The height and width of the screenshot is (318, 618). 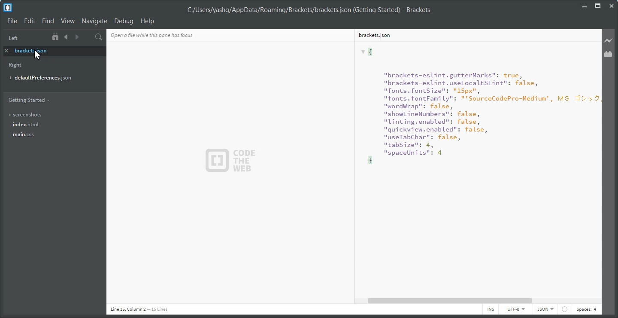 I want to click on defaultpreferences.json, so click(x=49, y=79).